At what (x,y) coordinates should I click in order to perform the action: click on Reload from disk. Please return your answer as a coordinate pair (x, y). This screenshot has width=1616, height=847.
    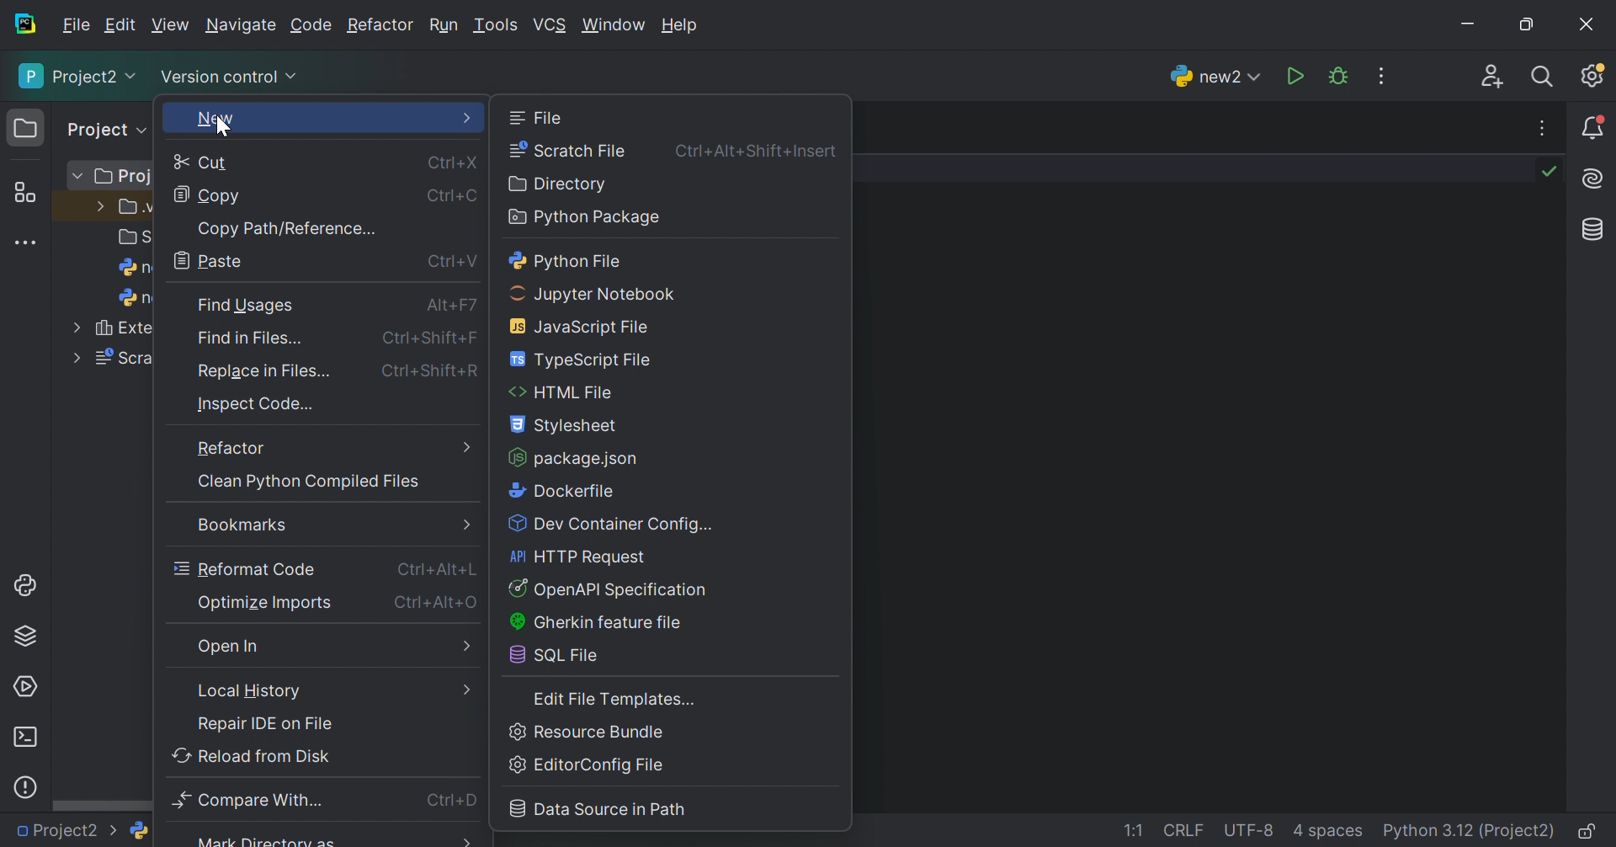
    Looking at the image, I should click on (255, 755).